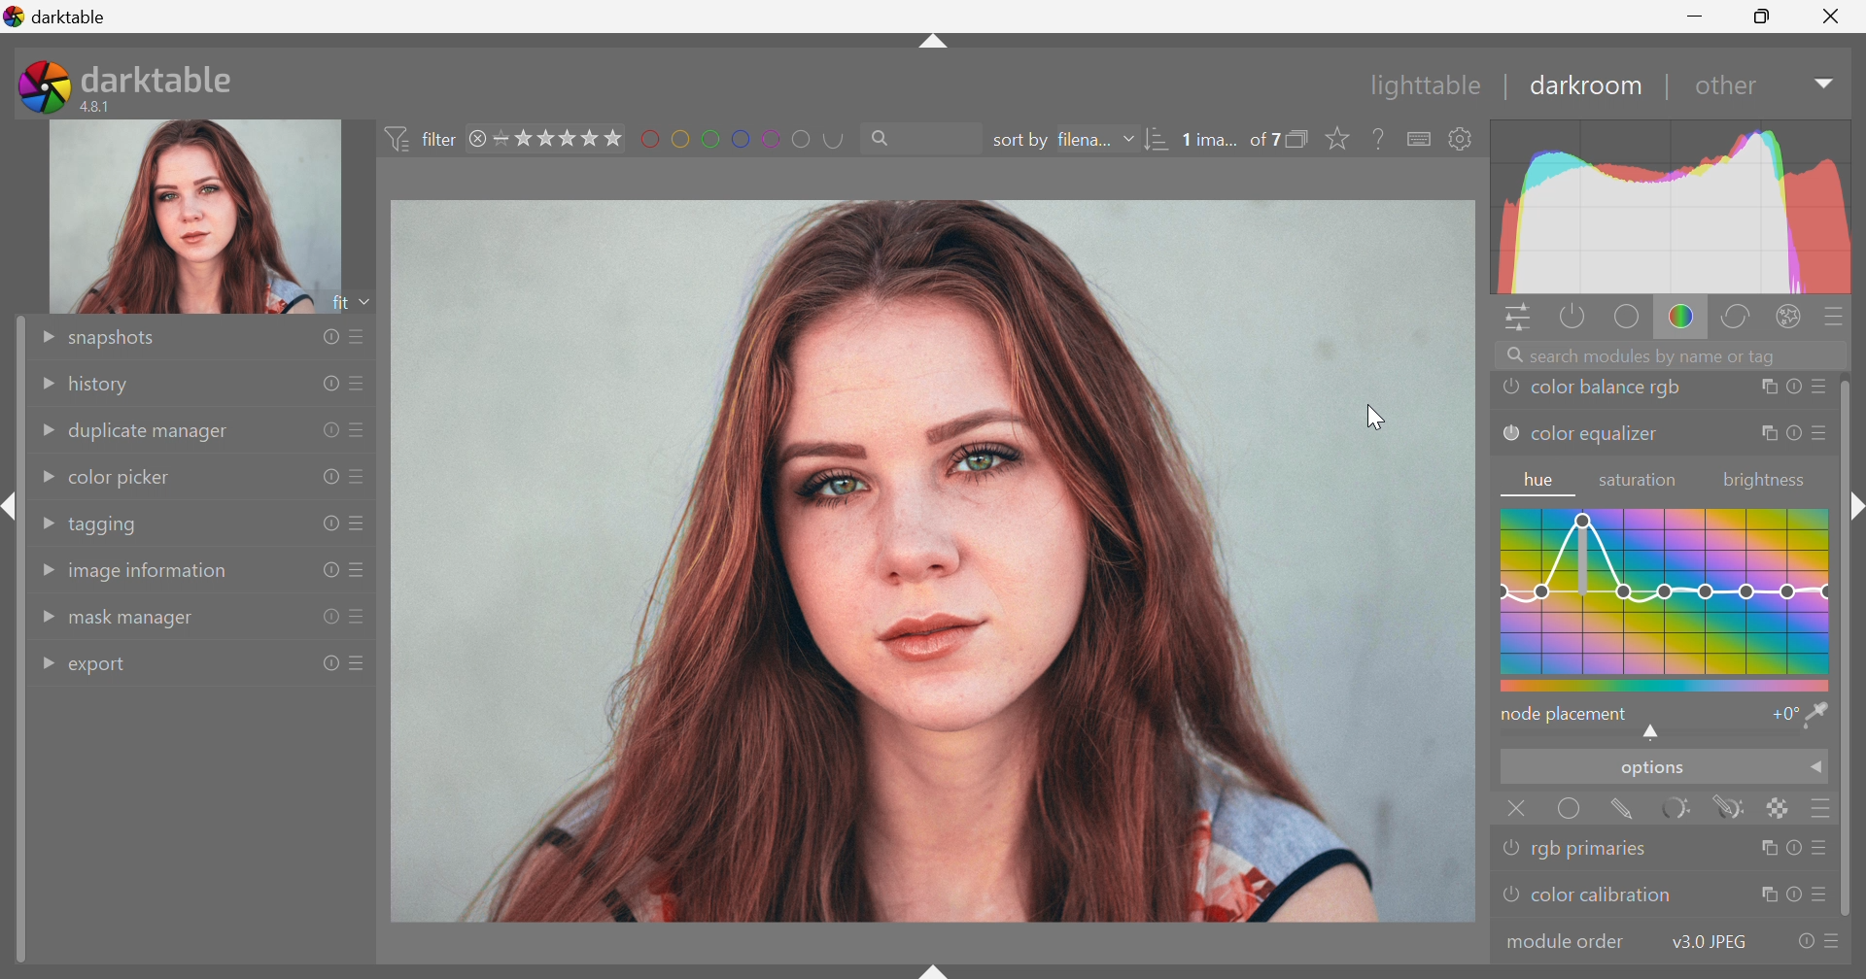 The image size is (1866, 979). I want to click on |, so click(1666, 86).